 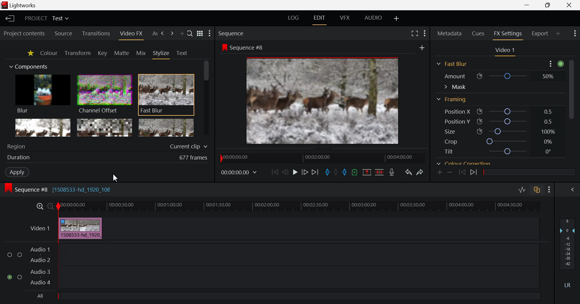 I want to click on Mark In, so click(x=328, y=171).